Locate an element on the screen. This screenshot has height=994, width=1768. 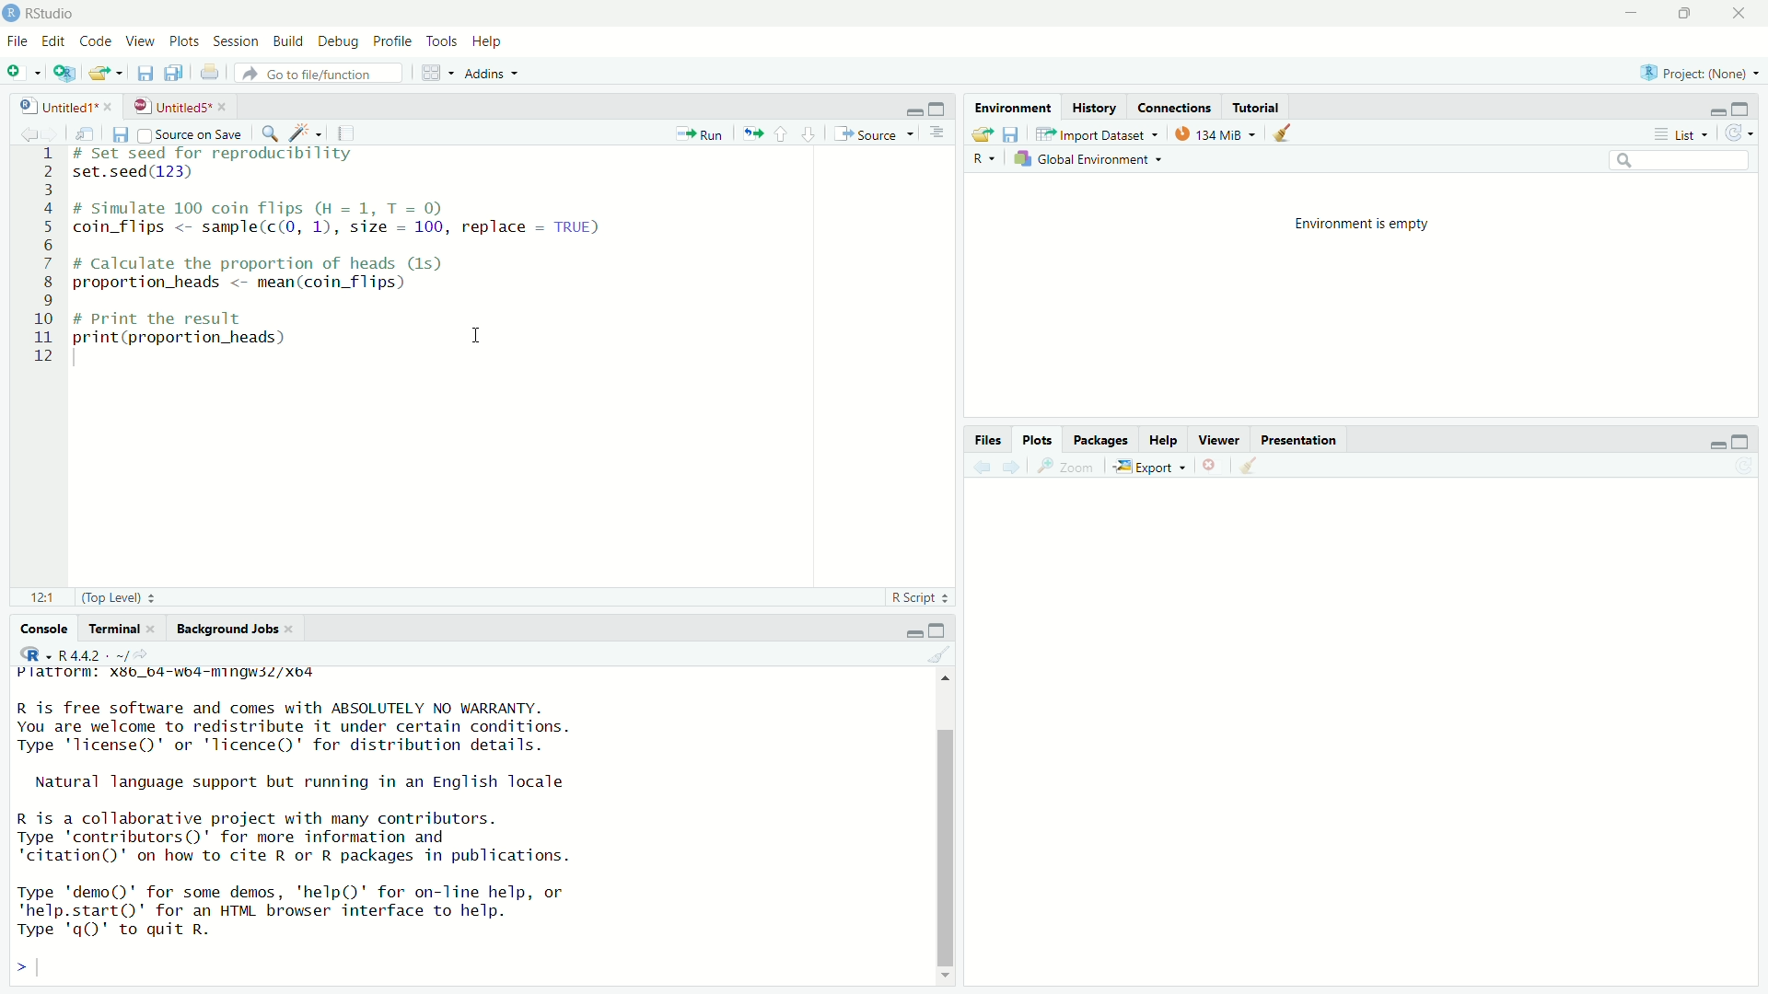
maximize is located at coordinates (1685, 12).